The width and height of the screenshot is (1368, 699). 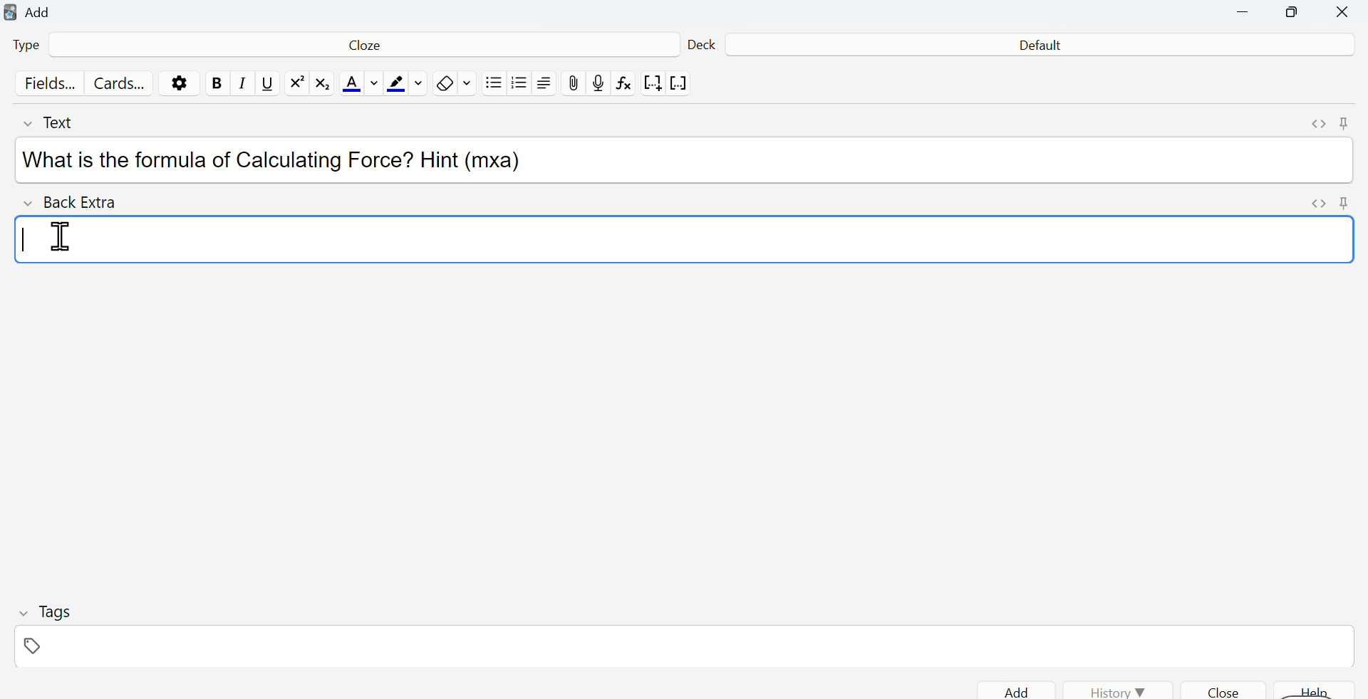 What do you see at coordinates (599, 84) in the screenshot?
I see `record` at bounding box center [599, 84].